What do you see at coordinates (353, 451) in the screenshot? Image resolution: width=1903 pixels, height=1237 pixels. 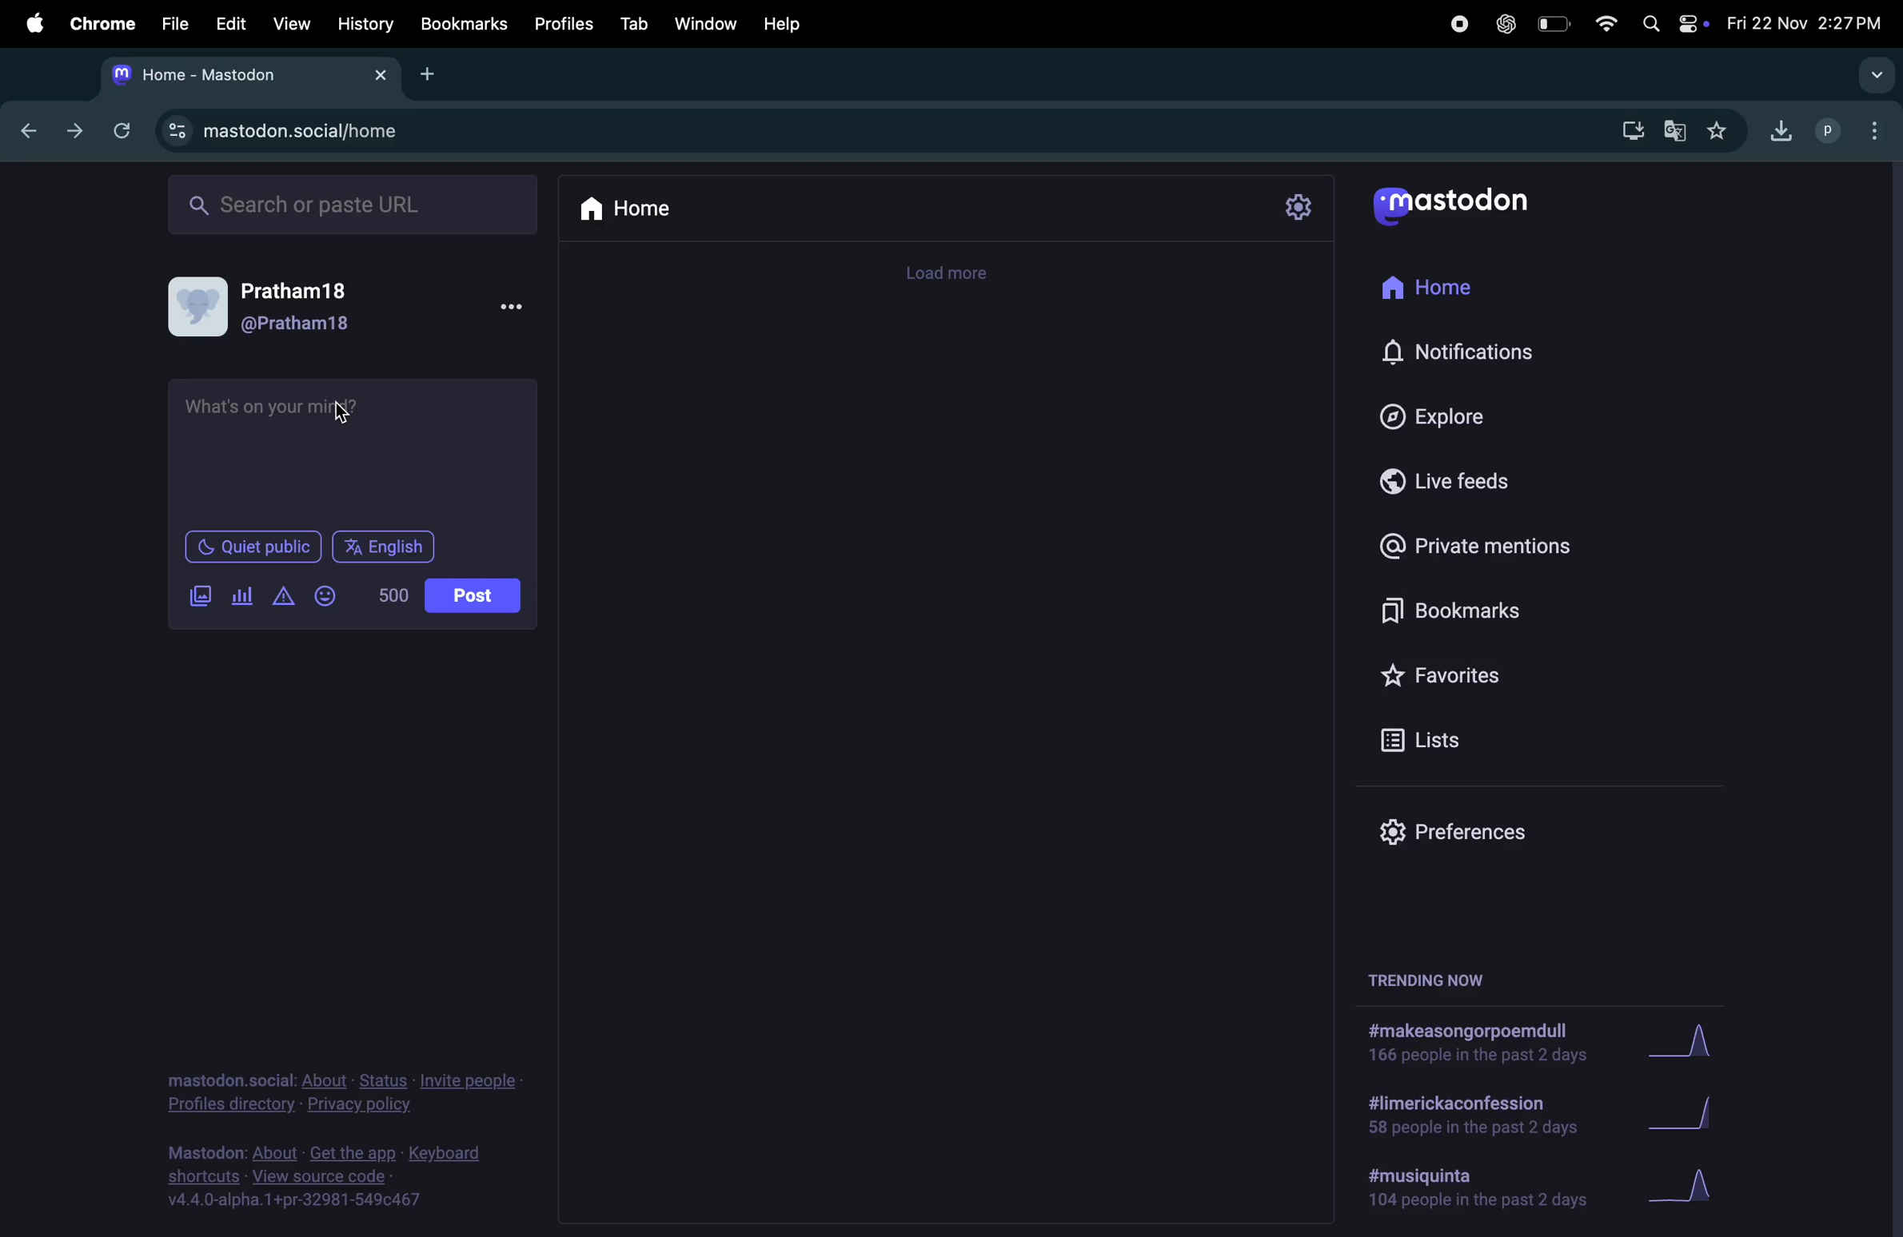 I see `textbox` at bounding box center [353, 451].